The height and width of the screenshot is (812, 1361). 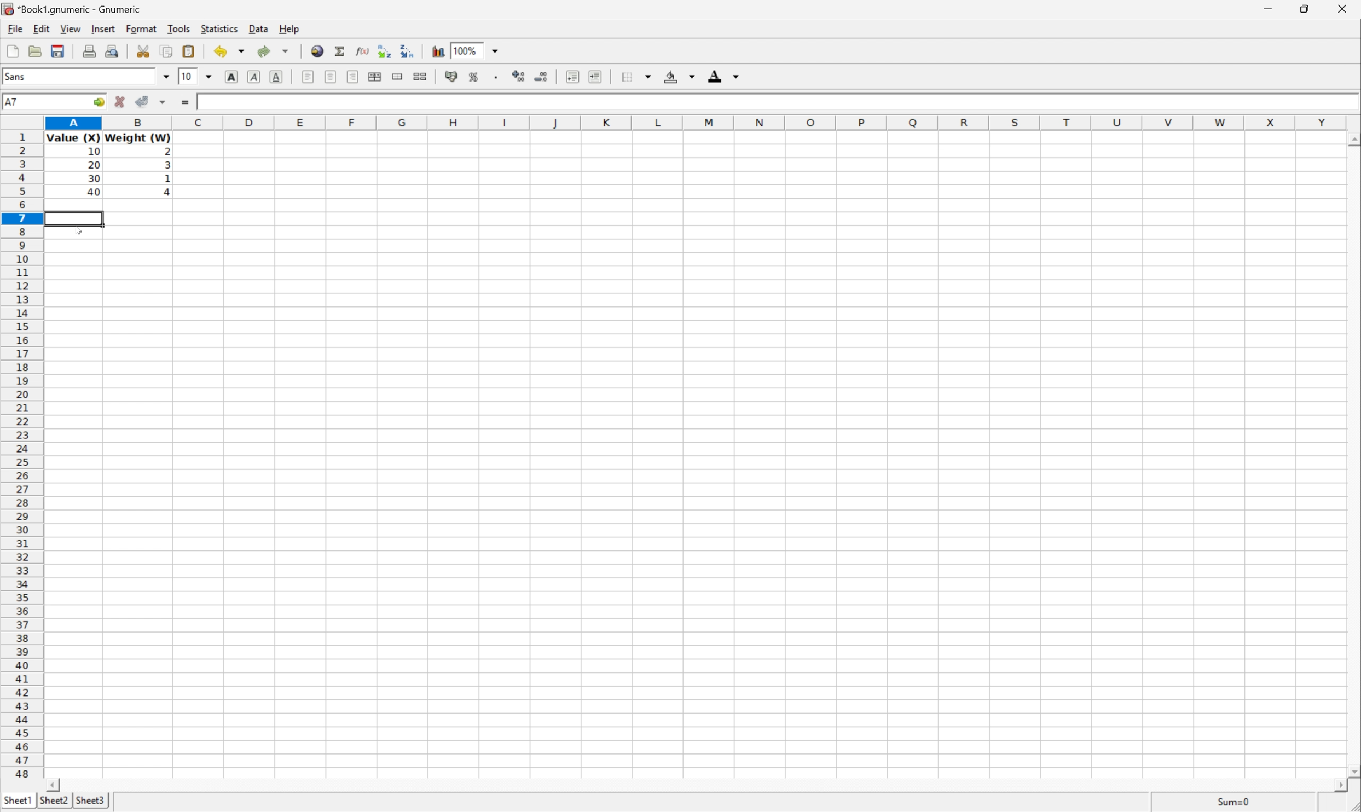 I want to click on Increase indent, and align the contents to the left, so click(x=572, y=76).